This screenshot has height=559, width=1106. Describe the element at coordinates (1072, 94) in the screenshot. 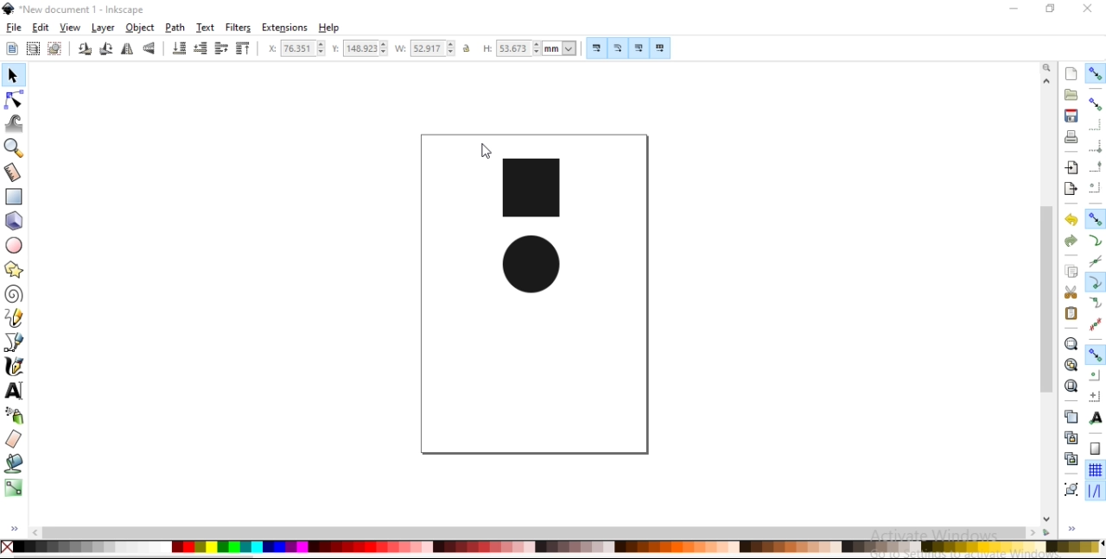

I see `open a existing document` at that location.